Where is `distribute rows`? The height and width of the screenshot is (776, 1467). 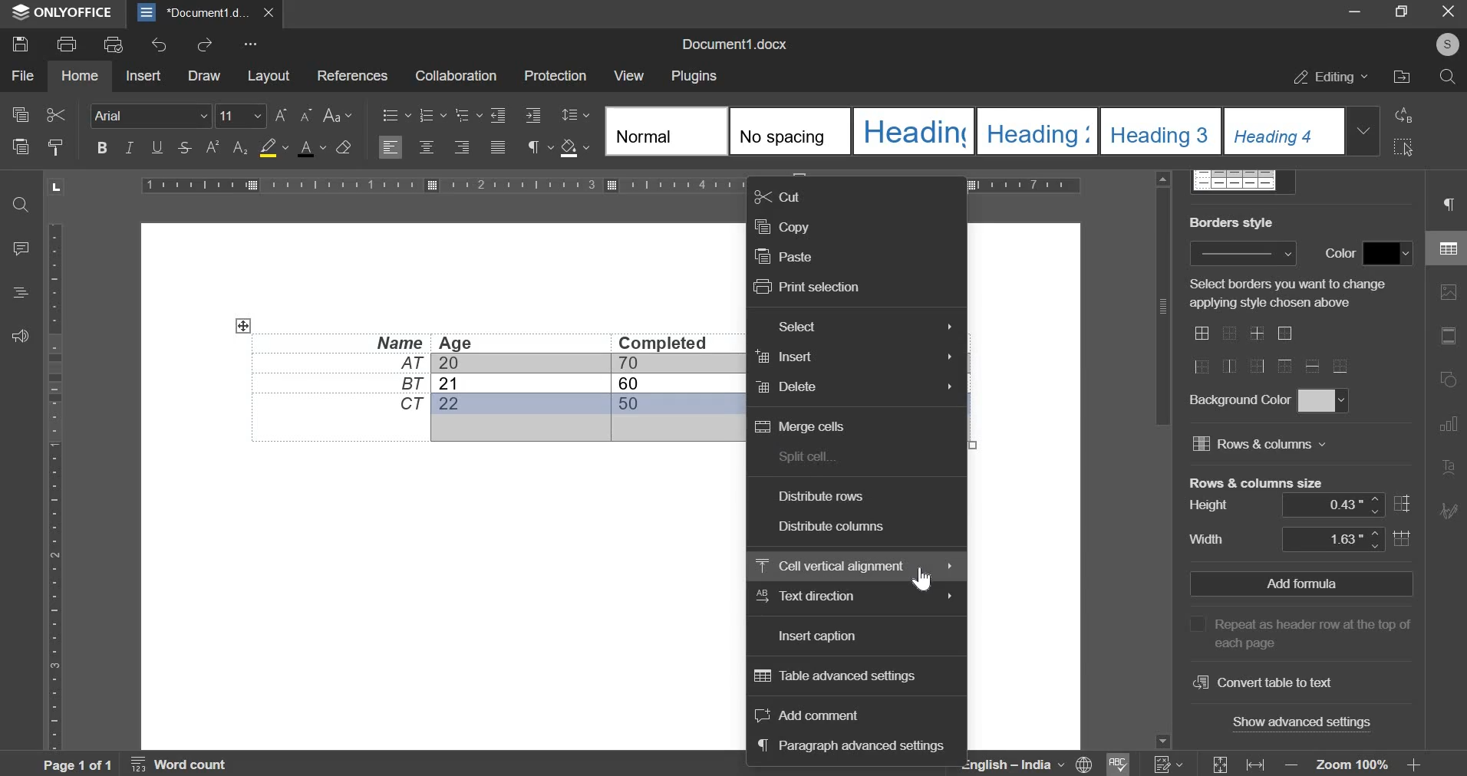 distribute rows is located at coordinates (823, 496).